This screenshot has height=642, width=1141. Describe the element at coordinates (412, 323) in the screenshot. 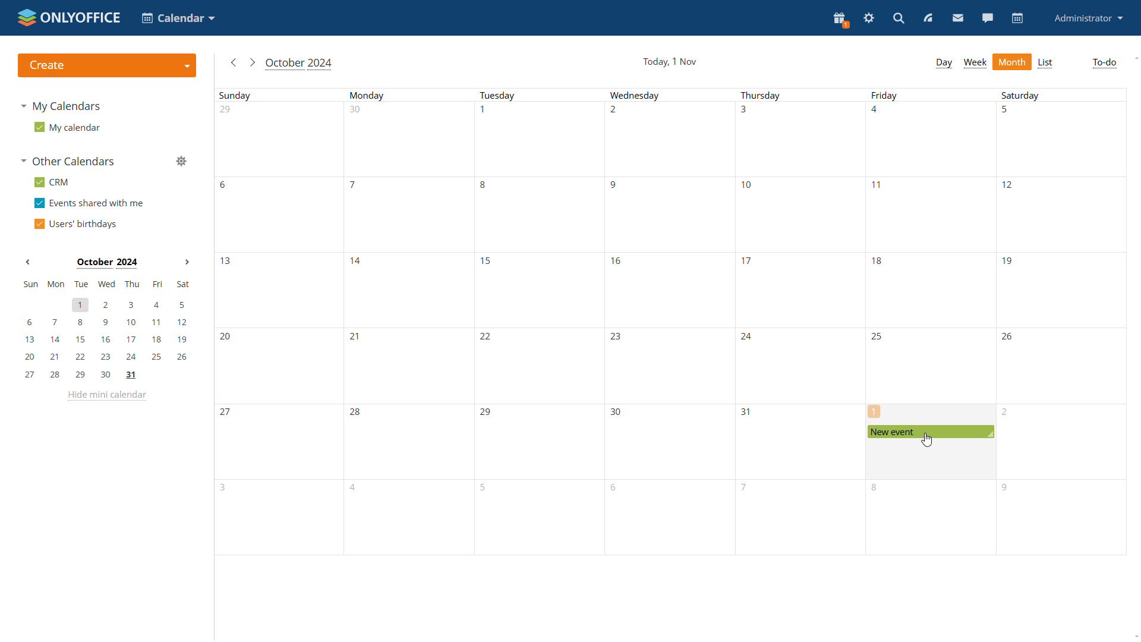

I see `Monday` at that location.